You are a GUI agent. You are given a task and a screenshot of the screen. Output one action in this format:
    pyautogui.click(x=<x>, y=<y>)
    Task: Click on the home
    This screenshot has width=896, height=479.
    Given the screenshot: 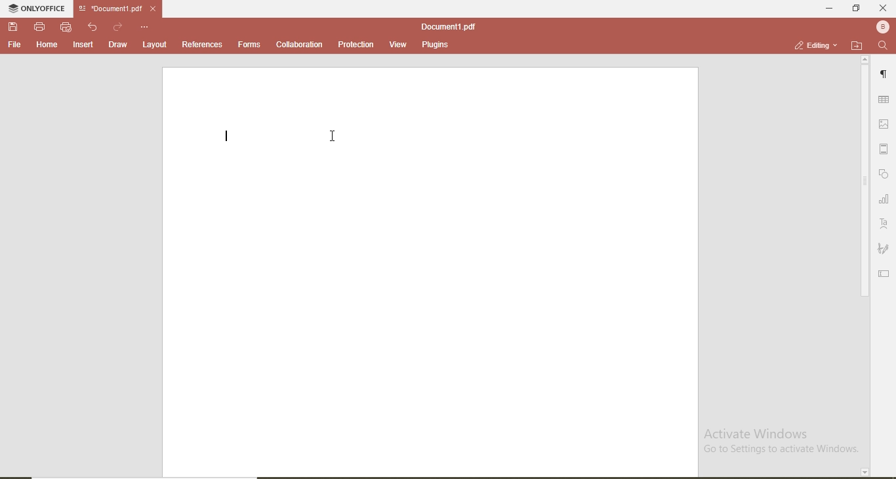 What is the action you would take?
    pyautogui.click(x=48, y=45)
    